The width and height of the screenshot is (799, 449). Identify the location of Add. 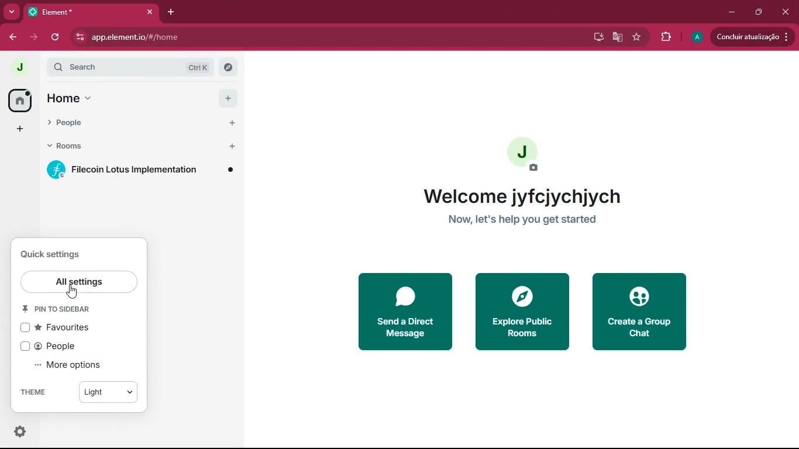
(231, 123).